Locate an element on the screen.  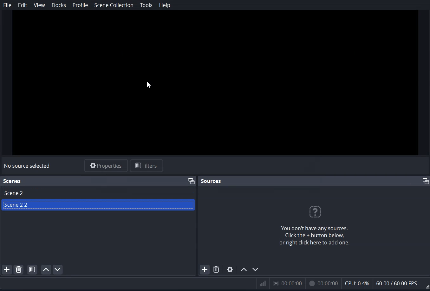
Scene Collection is located at coordinates (113, 5).